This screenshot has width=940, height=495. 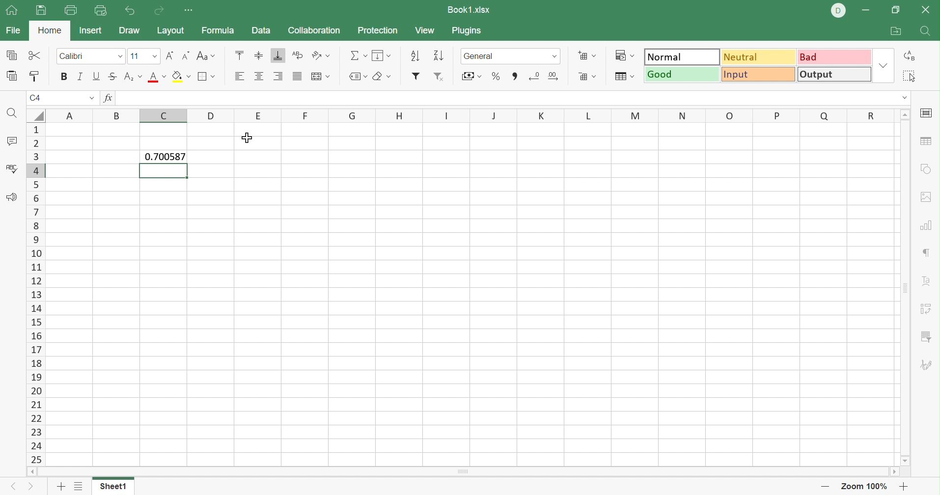 I want to click on Merge and center, so click(x=321, y=77).